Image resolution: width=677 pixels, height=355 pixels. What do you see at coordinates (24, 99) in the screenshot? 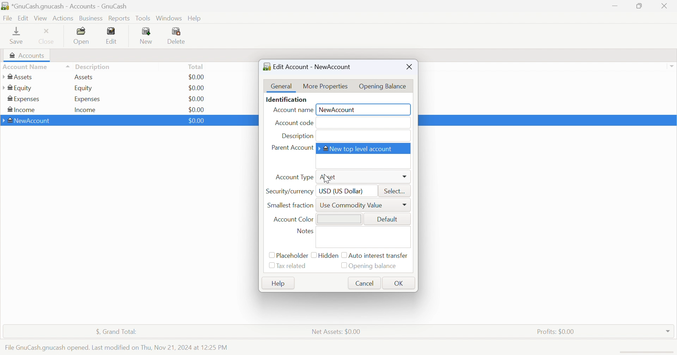
I see `Expenses` at bounding box center [24, 99].